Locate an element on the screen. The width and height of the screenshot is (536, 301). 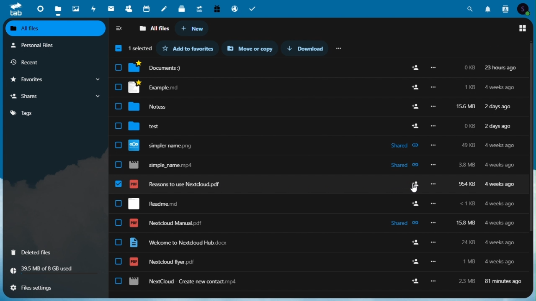
2 days ago is located at coordinates (499, 107).